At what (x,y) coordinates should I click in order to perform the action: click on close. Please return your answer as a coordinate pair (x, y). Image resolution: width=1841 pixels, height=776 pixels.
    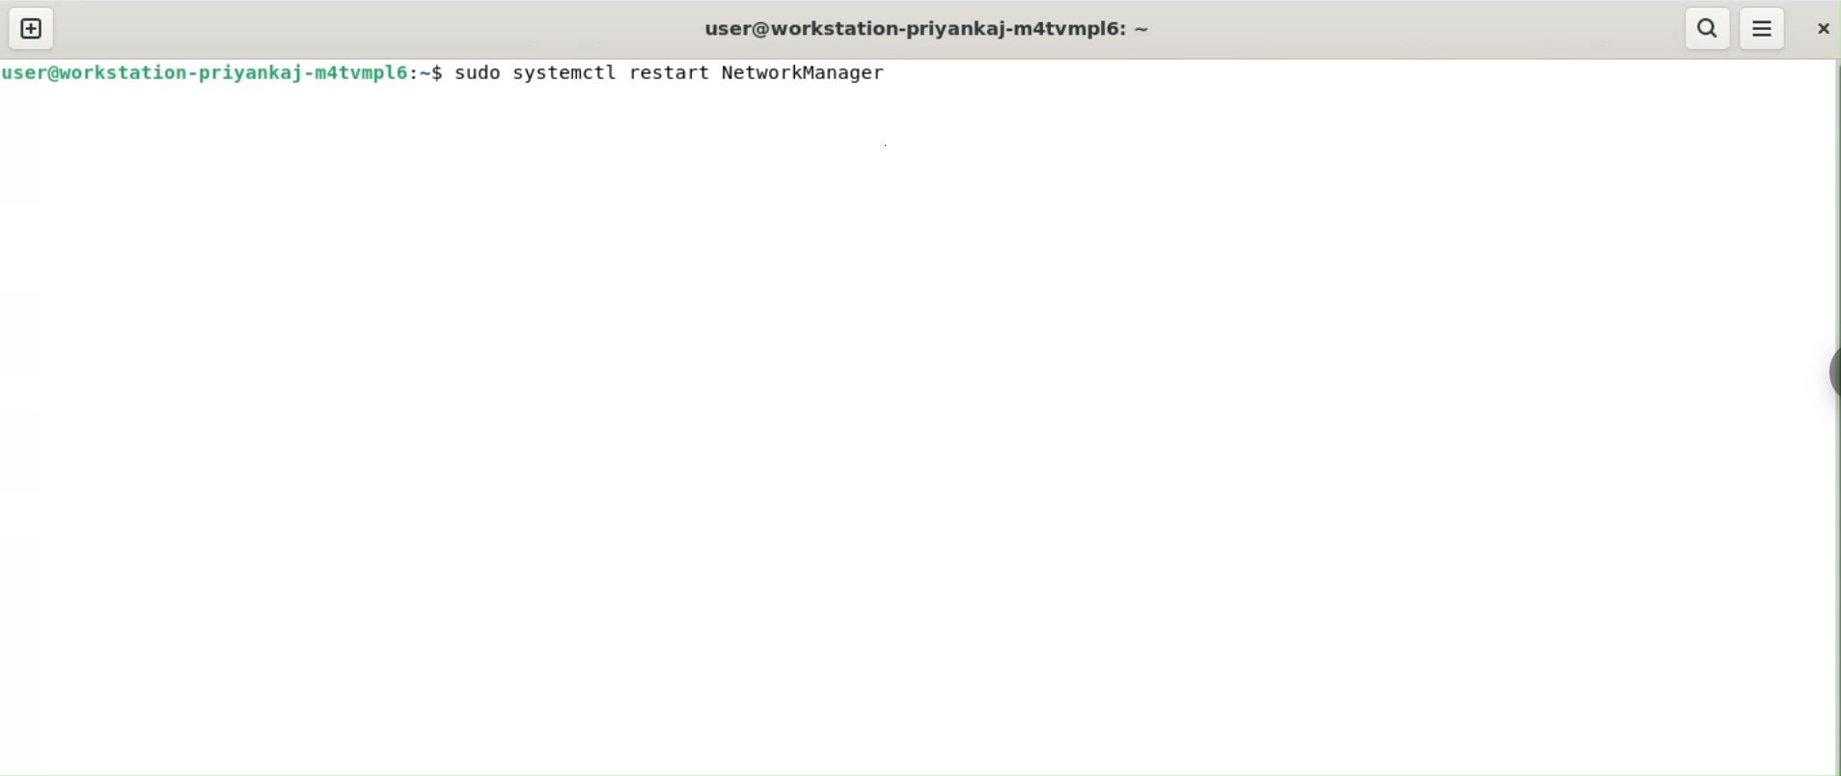
    Looking at the image, I should click on (1822, 29).